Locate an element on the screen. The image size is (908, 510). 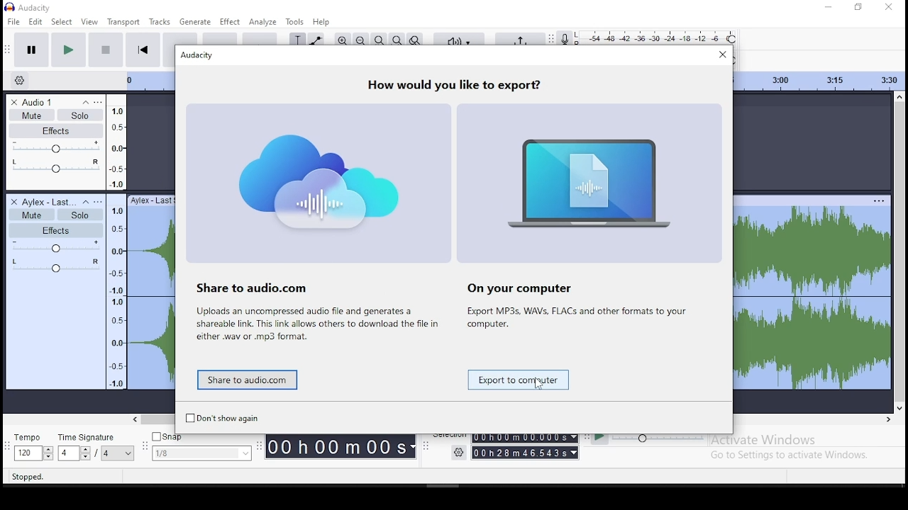
analyze is located at coordinates (262, 22).